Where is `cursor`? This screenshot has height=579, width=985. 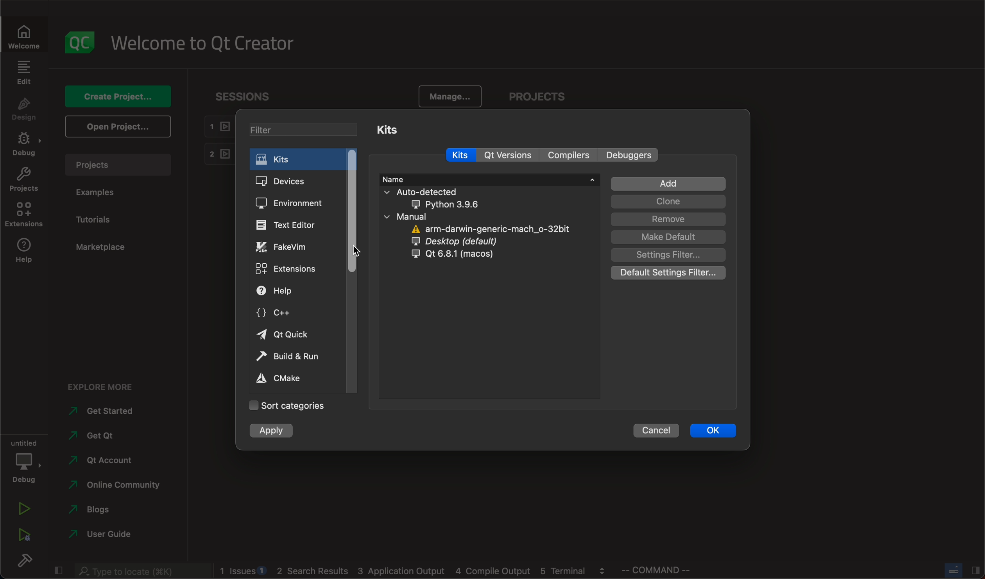
cursor is located at coordinates (356, 249).